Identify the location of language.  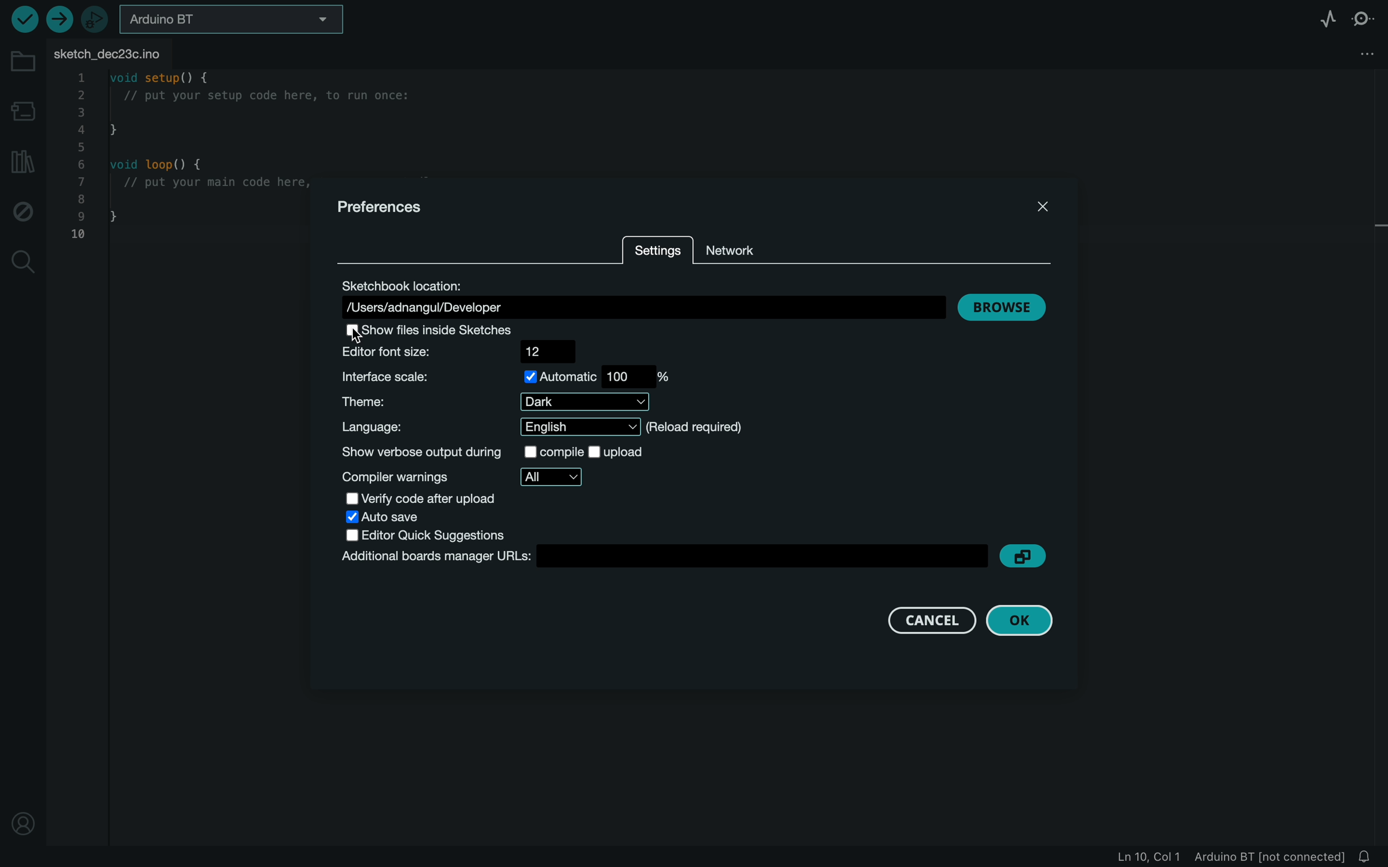
(538, 427).